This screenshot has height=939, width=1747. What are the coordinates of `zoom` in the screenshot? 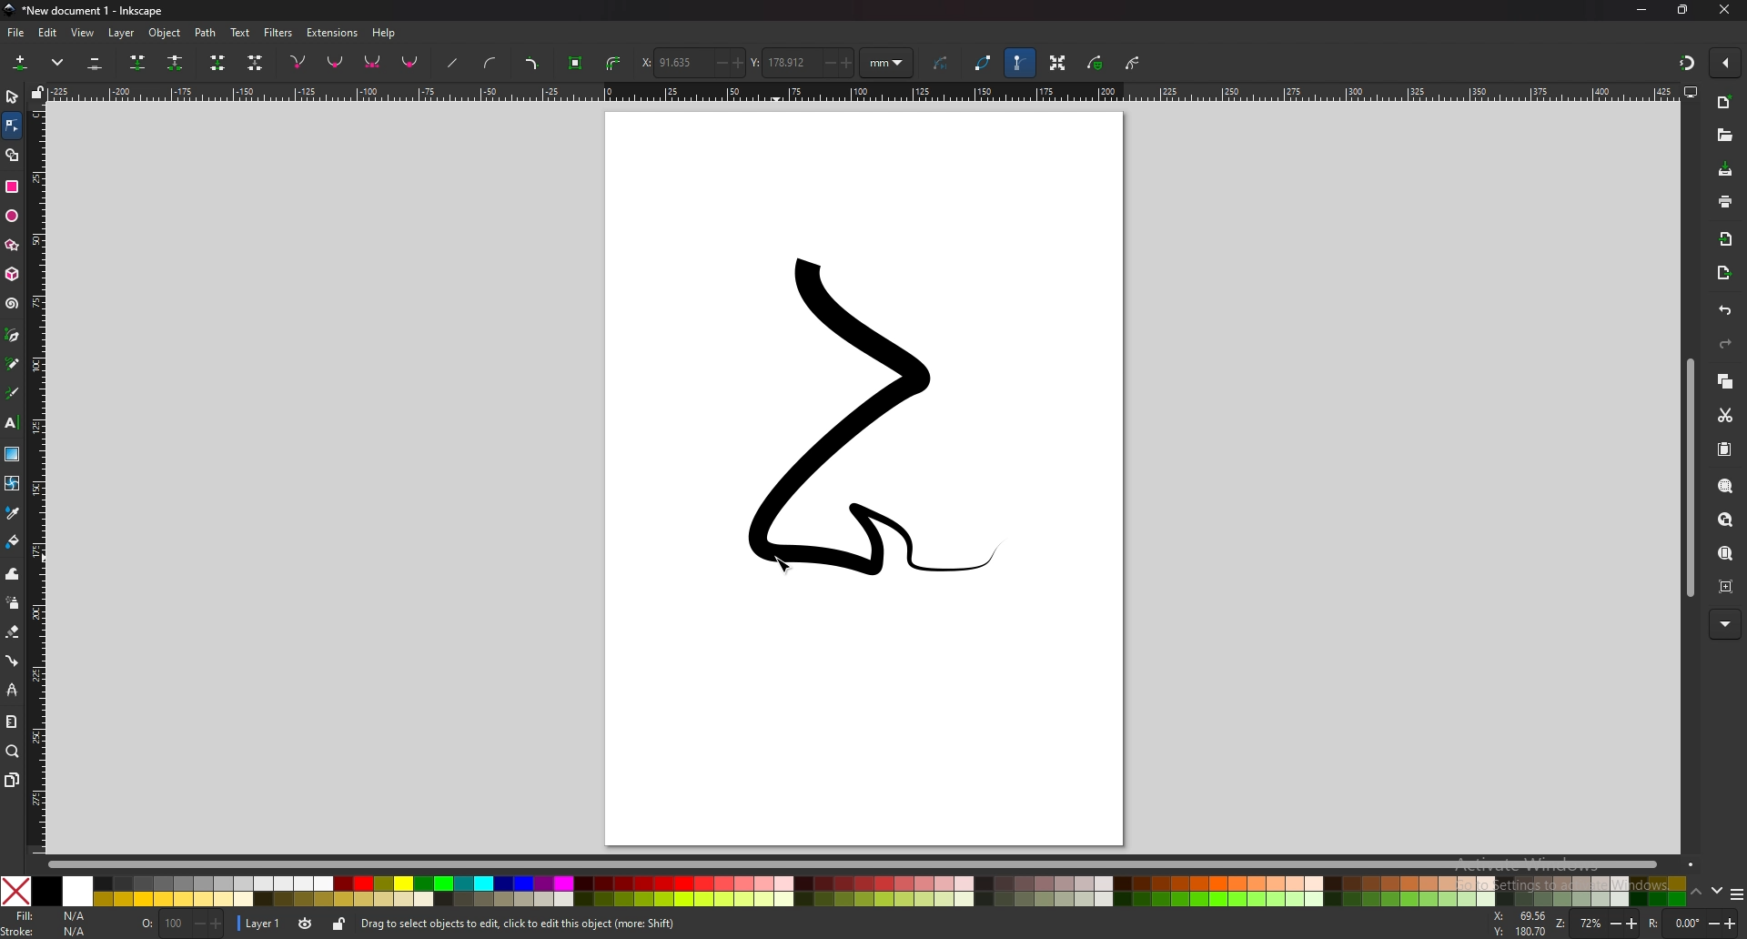 It's located at (14, 752).